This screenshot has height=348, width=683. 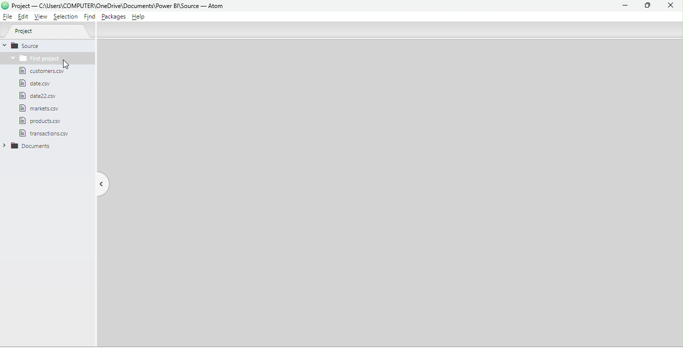 I want to click on Maximize, so click(x=645, y=6).